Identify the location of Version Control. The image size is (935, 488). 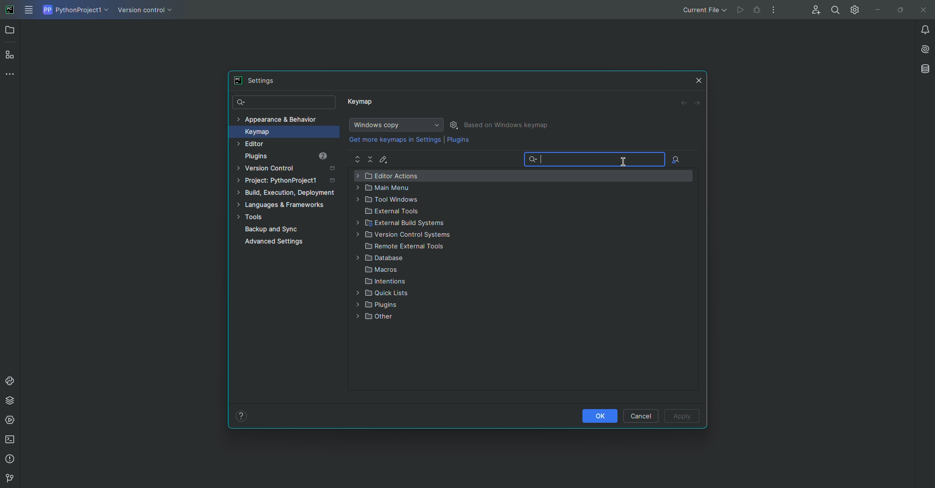
(407, 236).